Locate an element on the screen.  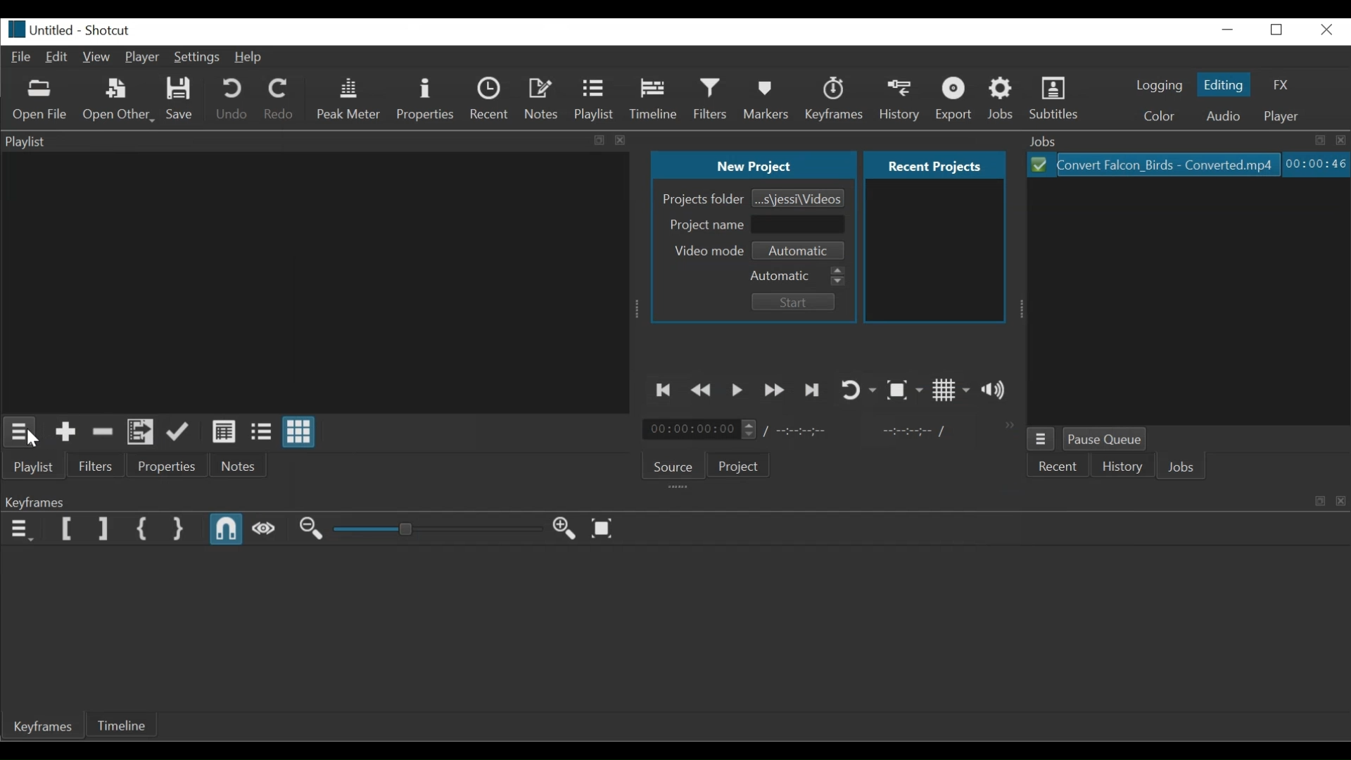
File is located at coordinates (1156, 163).